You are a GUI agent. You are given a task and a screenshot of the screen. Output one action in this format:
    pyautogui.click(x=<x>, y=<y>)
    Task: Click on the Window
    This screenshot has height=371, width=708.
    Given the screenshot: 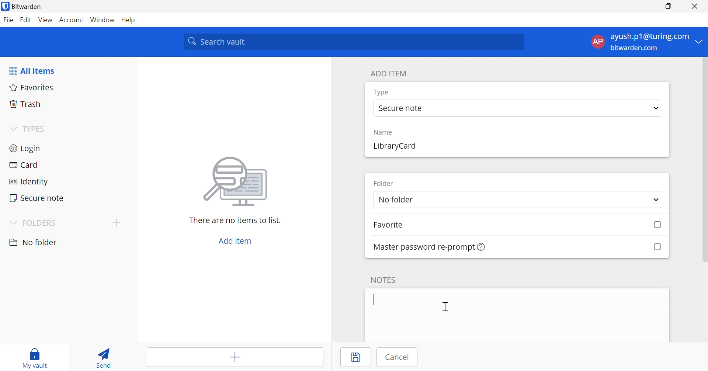 What is the action you would take?
    pyautogui.click(x=103, y=20)
    